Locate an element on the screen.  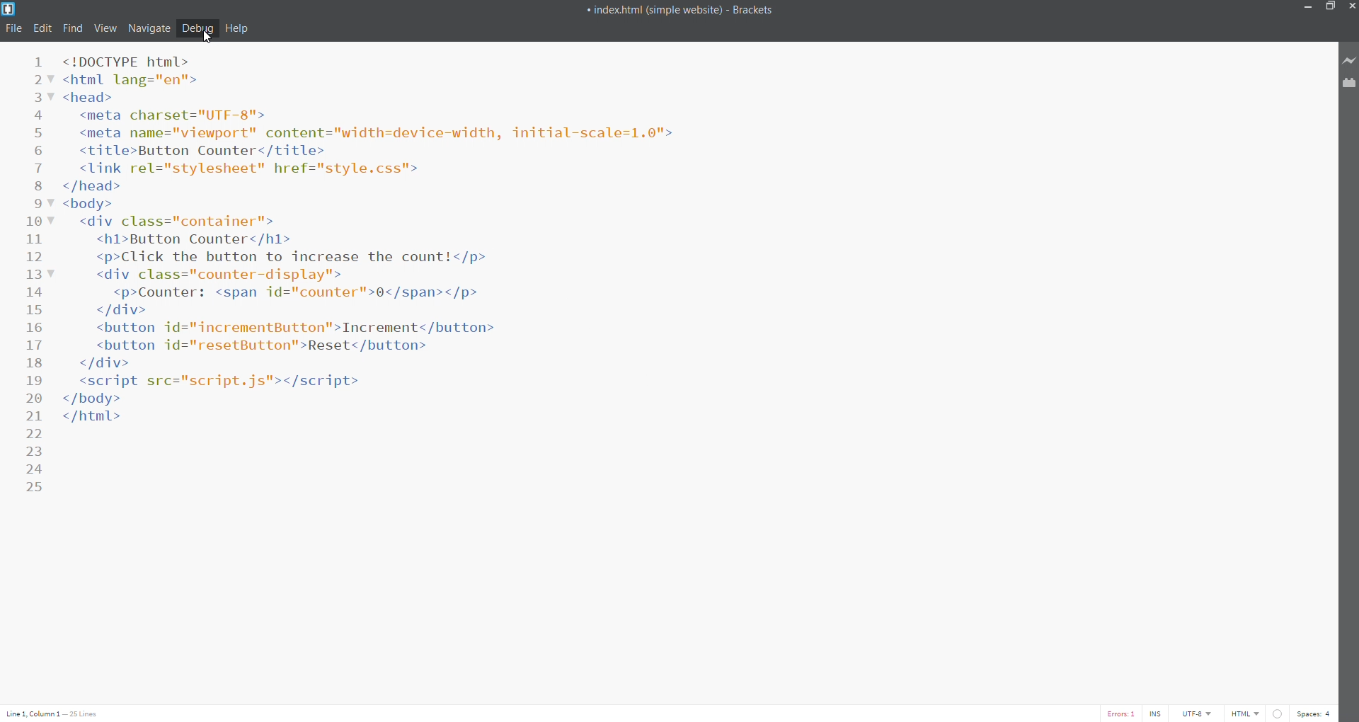
help is located at coordinates (239, 29).